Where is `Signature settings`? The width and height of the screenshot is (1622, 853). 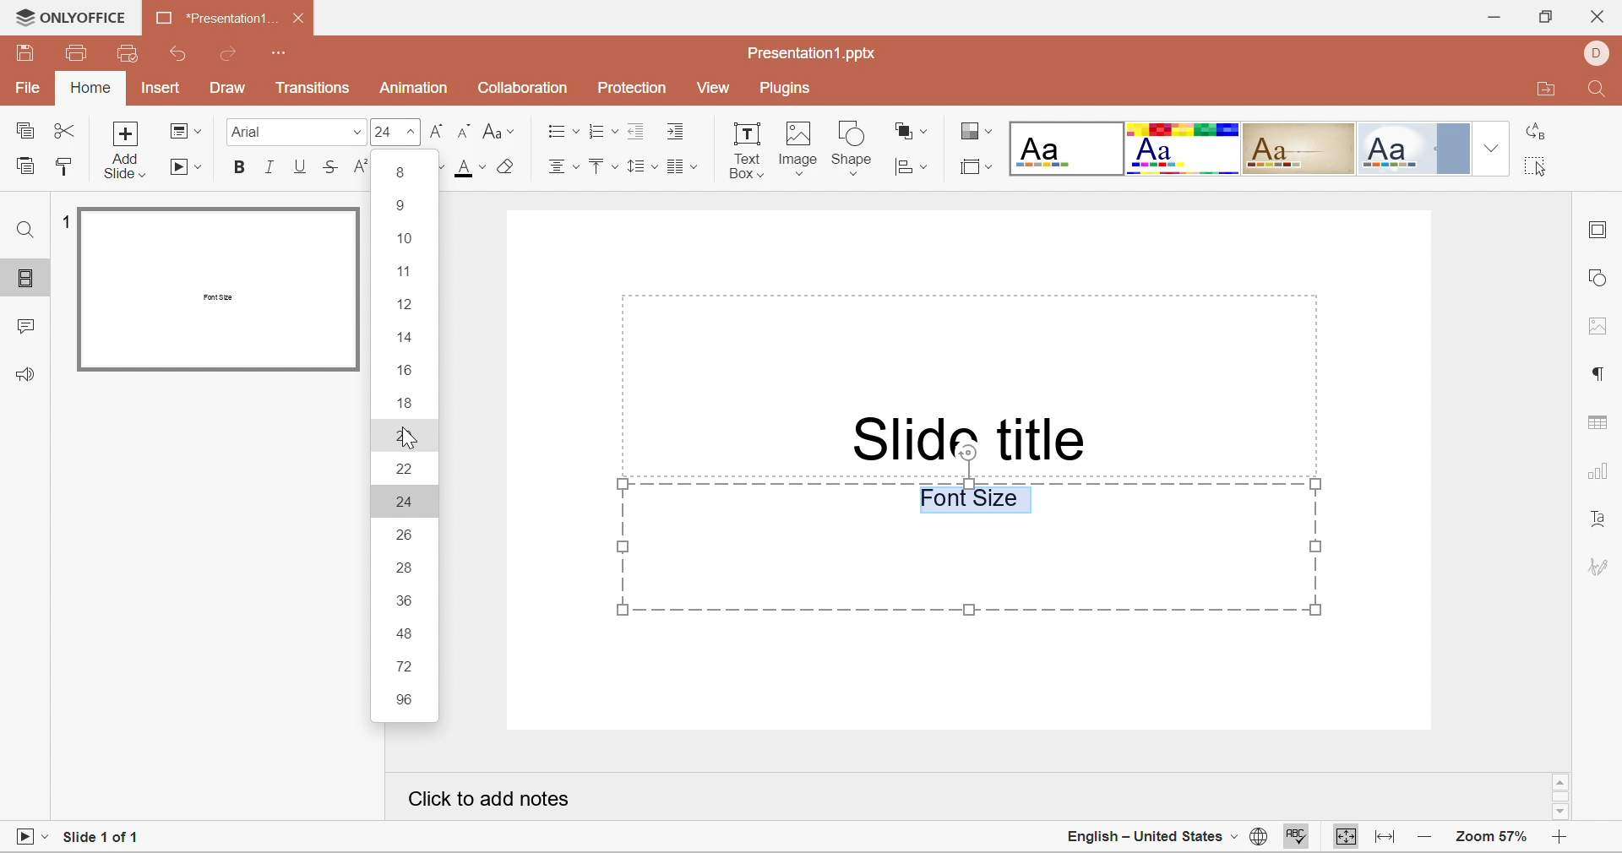 Signature settings is located at coordinates (1598, 568).